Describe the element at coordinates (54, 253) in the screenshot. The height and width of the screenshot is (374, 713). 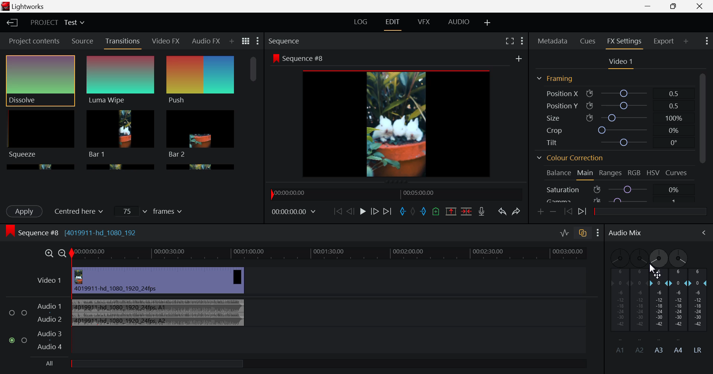
I see `Timeline Zoom In/Out` at that location.